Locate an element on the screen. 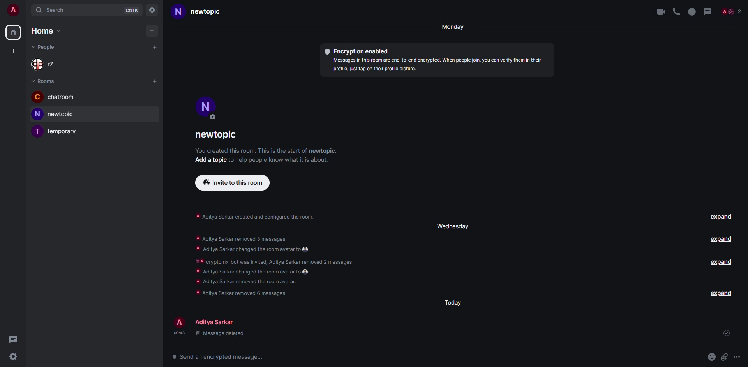 This screenshot has width=748, height=367. add is located at coordinates (12, 52).